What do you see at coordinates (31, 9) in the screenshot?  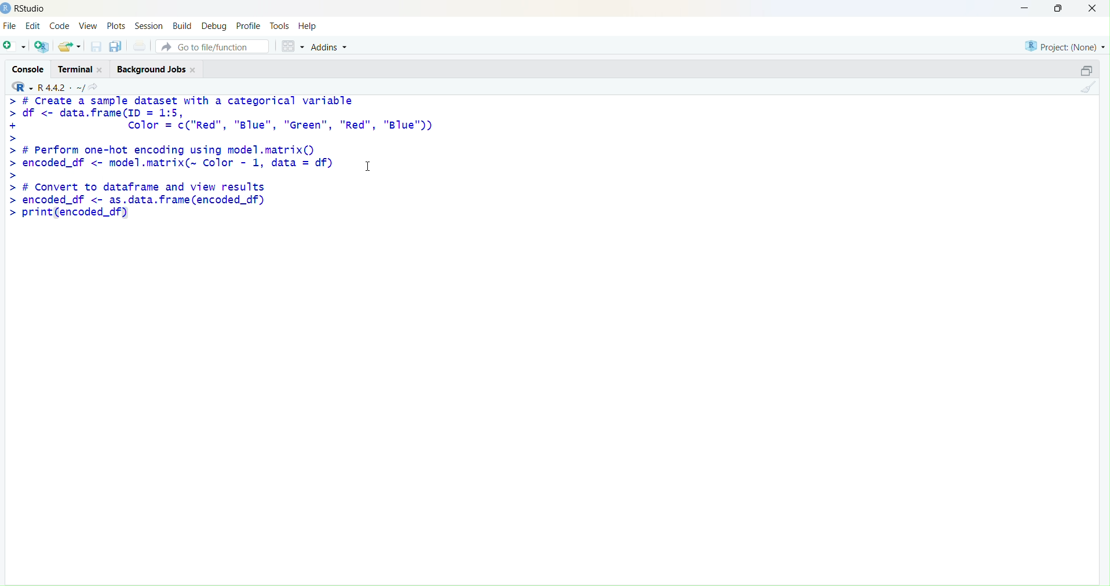 I see `RStudio` at bounding box center [31, 9].